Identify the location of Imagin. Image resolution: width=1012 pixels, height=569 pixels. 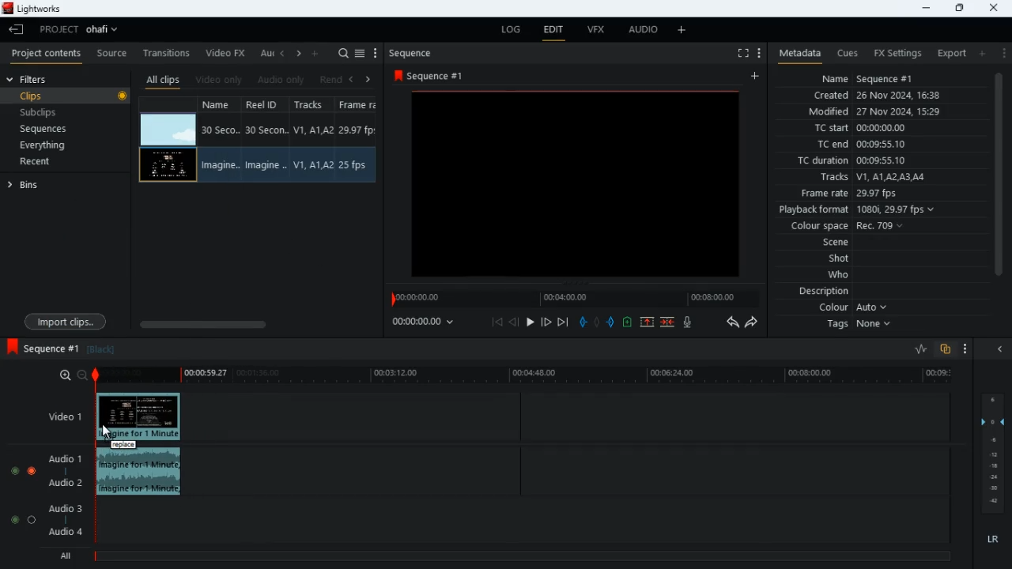
(264, 165).